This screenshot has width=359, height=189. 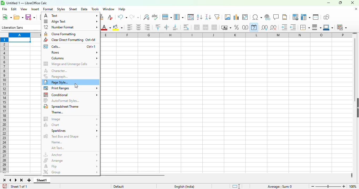 What do you see at coordinates (21, 175) in the screenshot?
I see `horizontal scroll bar` at bounding box center [21, 175].